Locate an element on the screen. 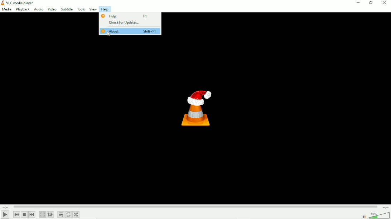 The width and height of the screenshot is (391, 219). Audio is located at coordinates (39, 10).